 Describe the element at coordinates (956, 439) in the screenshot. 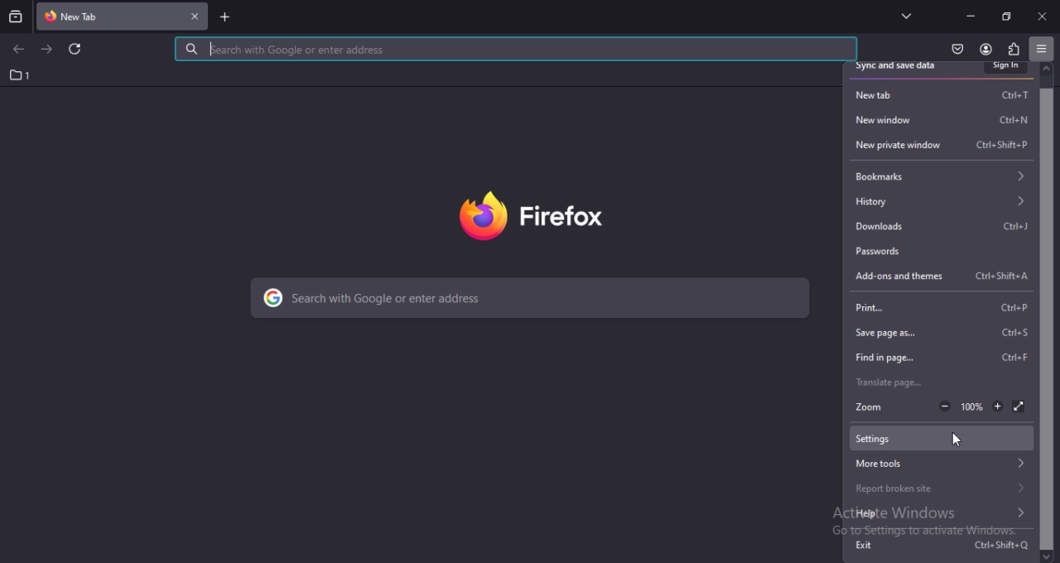

I see `cursor` at that location.